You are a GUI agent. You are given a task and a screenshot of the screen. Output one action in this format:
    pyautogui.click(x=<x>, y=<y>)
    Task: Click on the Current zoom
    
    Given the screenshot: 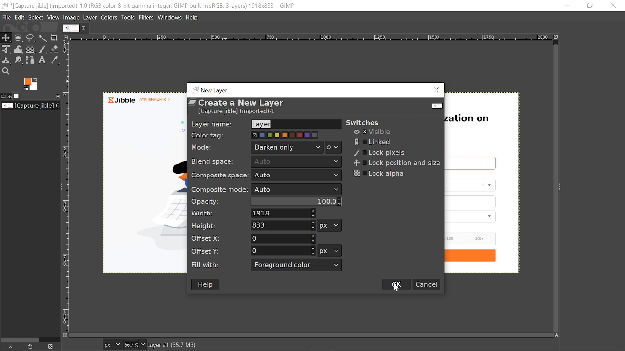 What is the action you would take?
    pyautogui.click(x=130, y=344)
    